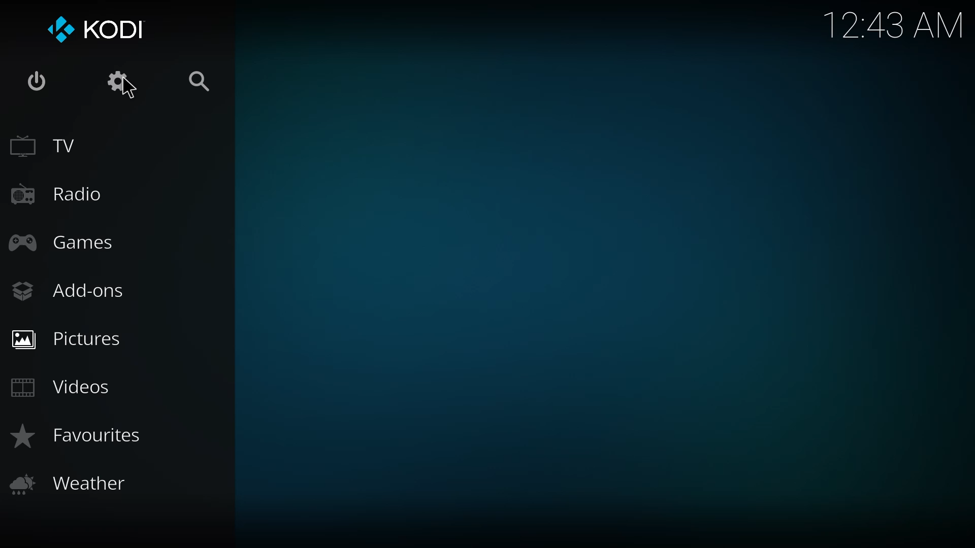  What do you see at coordinates (74, 482) in the screenshot?
I see `weather` at bounding box center [74, 482].